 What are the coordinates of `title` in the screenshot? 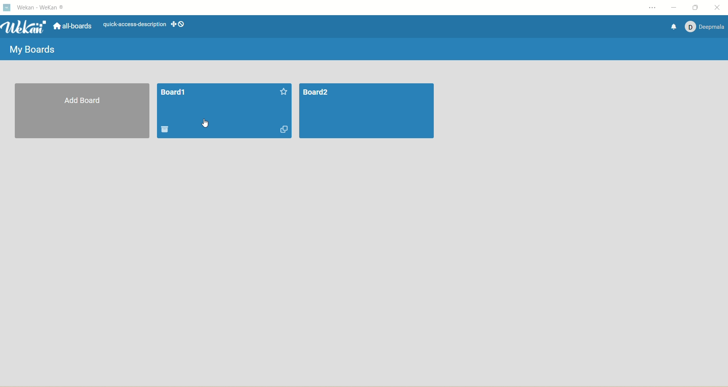 It's located at (46, 10).